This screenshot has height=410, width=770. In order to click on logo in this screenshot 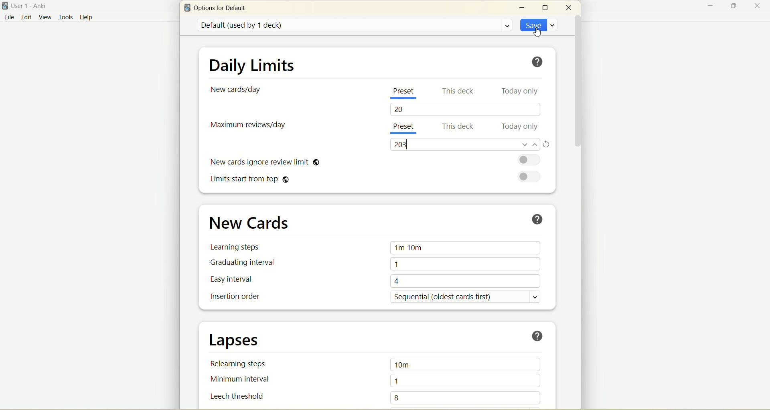, I will do `click(5, 6)`.